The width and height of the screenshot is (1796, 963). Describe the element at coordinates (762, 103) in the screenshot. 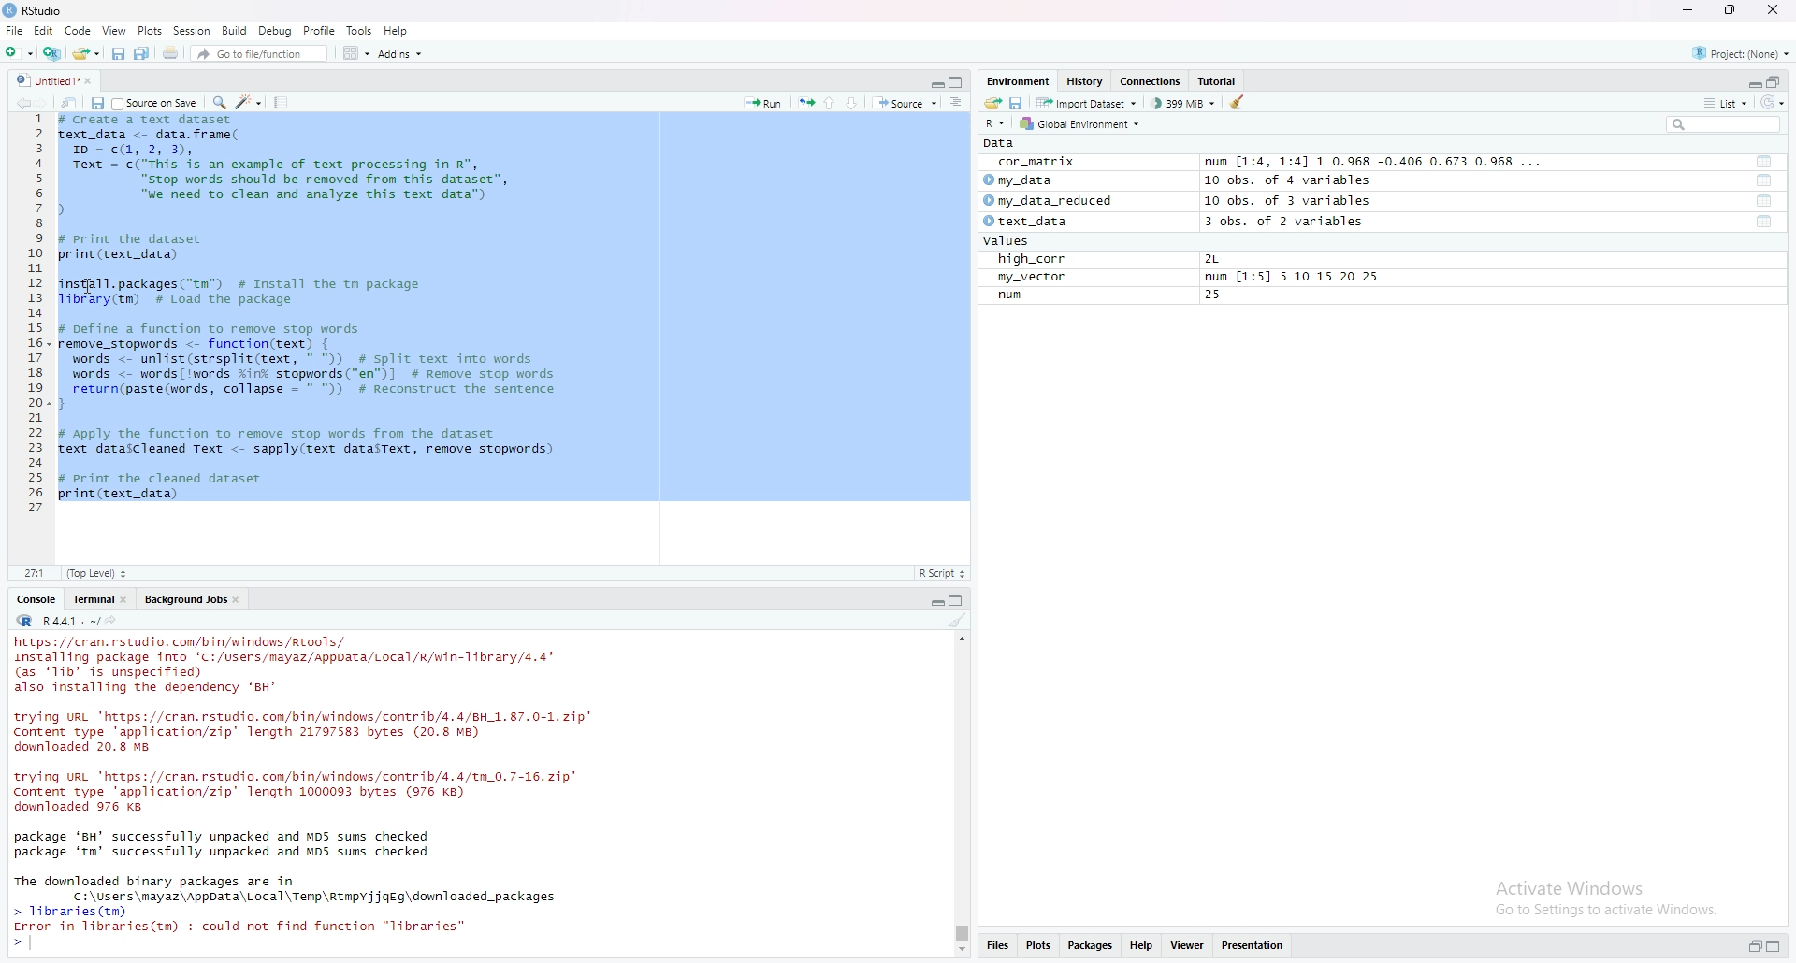

I see `run` at that location.